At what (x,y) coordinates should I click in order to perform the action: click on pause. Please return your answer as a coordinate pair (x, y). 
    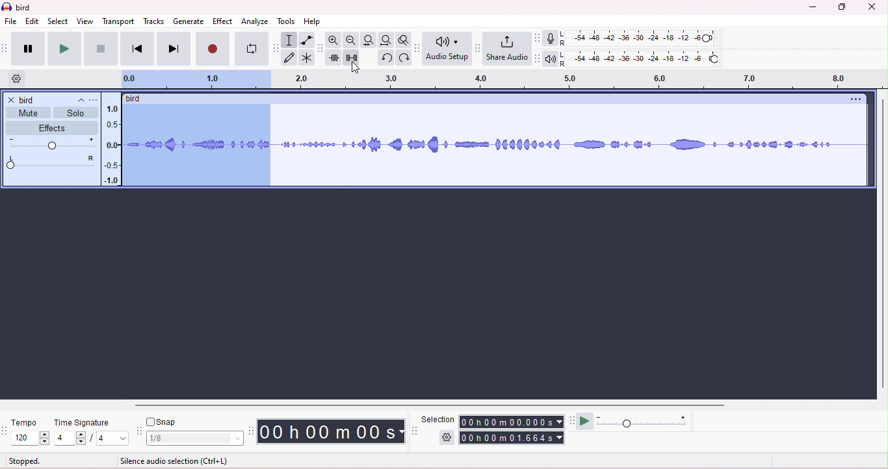
    Looking at the image, I should click on (29, 49).